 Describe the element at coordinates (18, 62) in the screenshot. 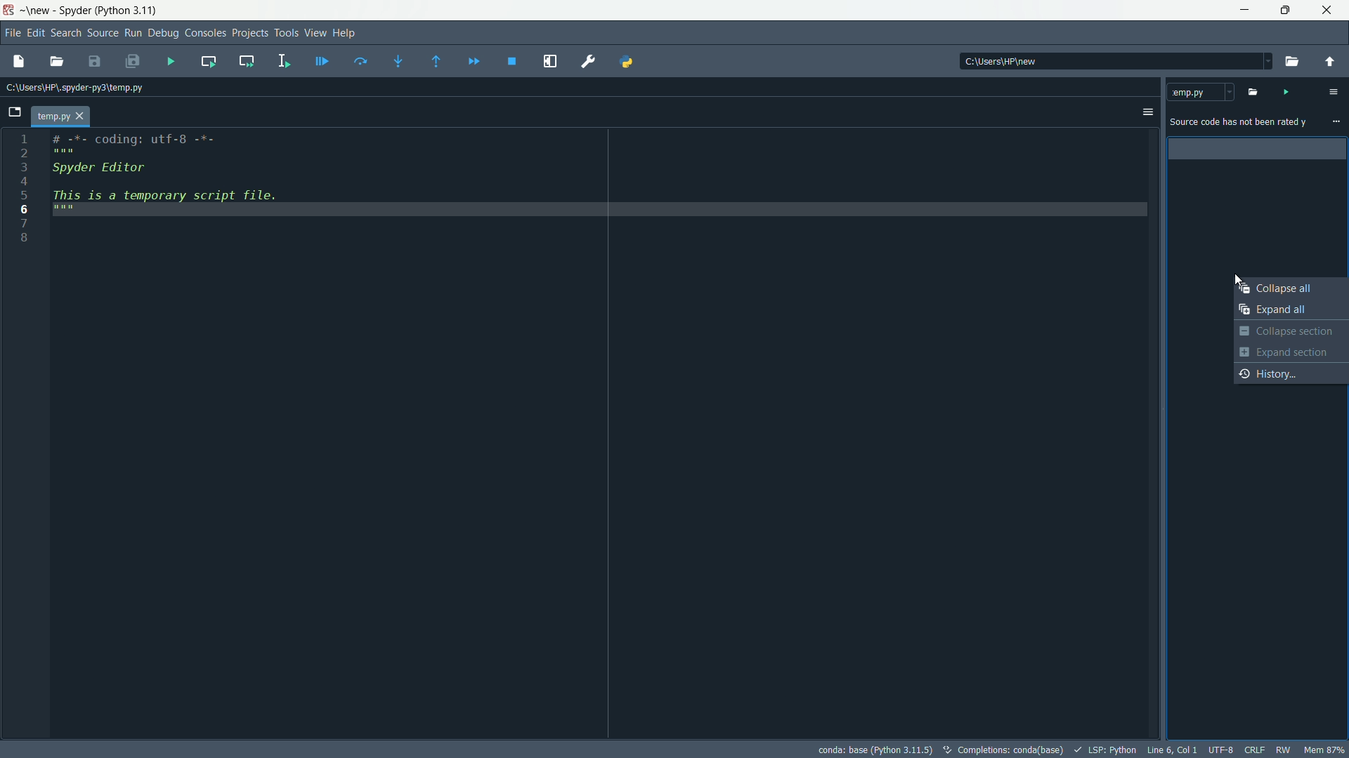

I see `open file` at that location.